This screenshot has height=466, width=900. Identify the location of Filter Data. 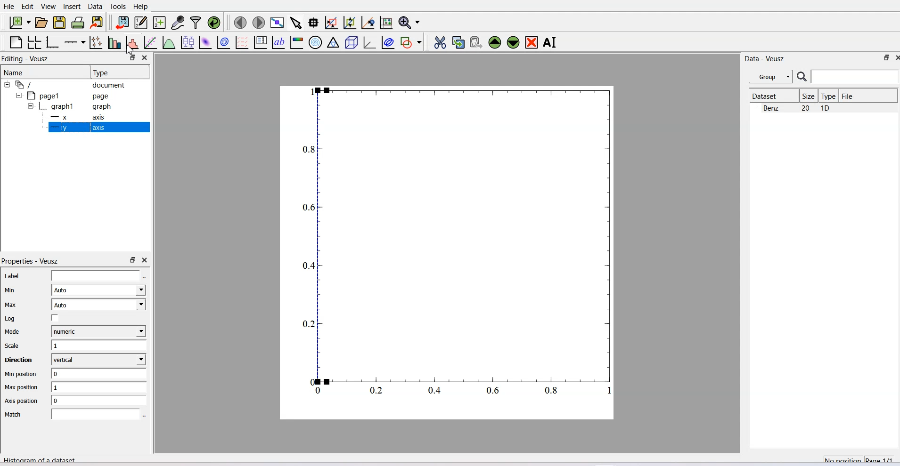
(196, 22).